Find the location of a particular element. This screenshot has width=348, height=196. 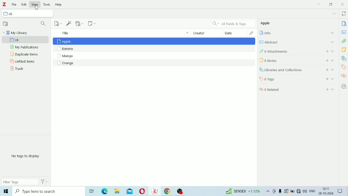

Help is located at coordinates (59, 4).